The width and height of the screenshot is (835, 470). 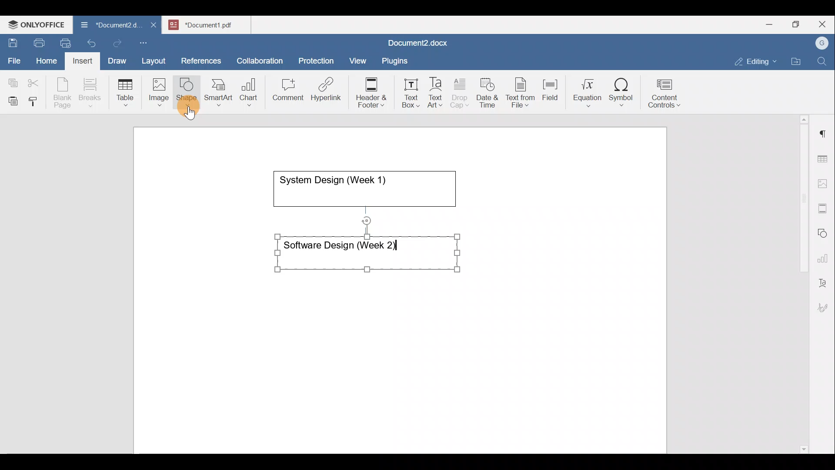 What do you see at coordinates (217, 91) in the screenshot?
I see `SmartArt` at bounding box center [217, 91].